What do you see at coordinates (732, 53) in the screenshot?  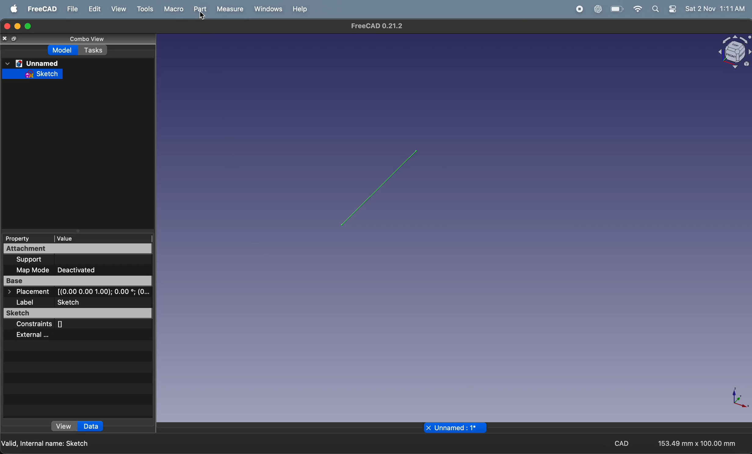 I see `object view` at bounding box center [732, 53].